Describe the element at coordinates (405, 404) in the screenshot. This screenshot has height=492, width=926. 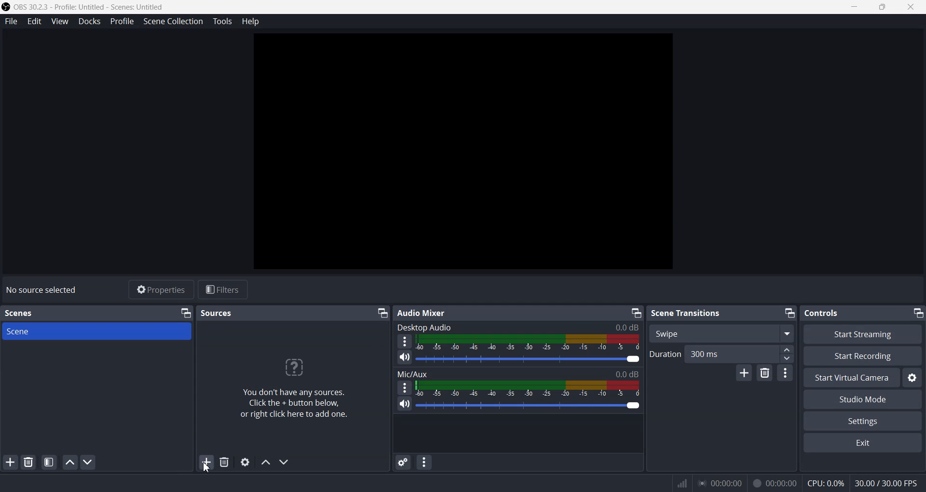
I see `Mute/ Unmute` at that location.